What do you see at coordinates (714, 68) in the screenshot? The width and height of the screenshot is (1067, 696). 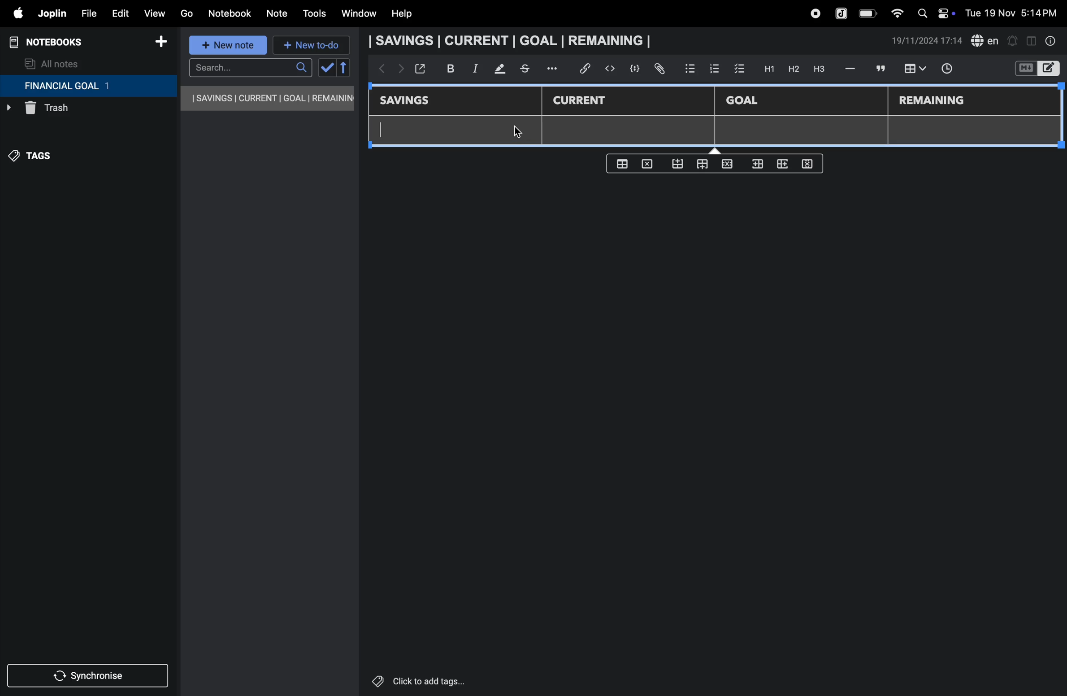 I see `numbered list` at bounding box center [714, 68].